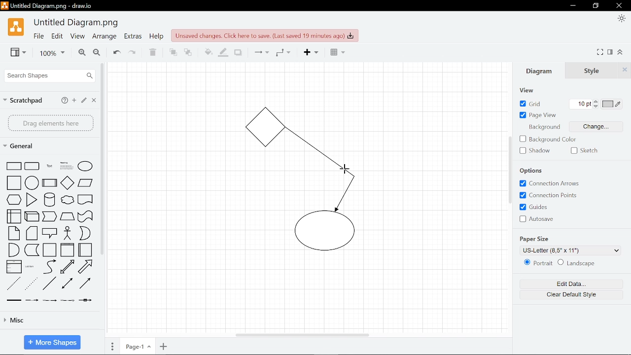  What do you see at coordinates (589, 151) in the screenshot?
I see `Sketch` at bounding box center [589, 151].